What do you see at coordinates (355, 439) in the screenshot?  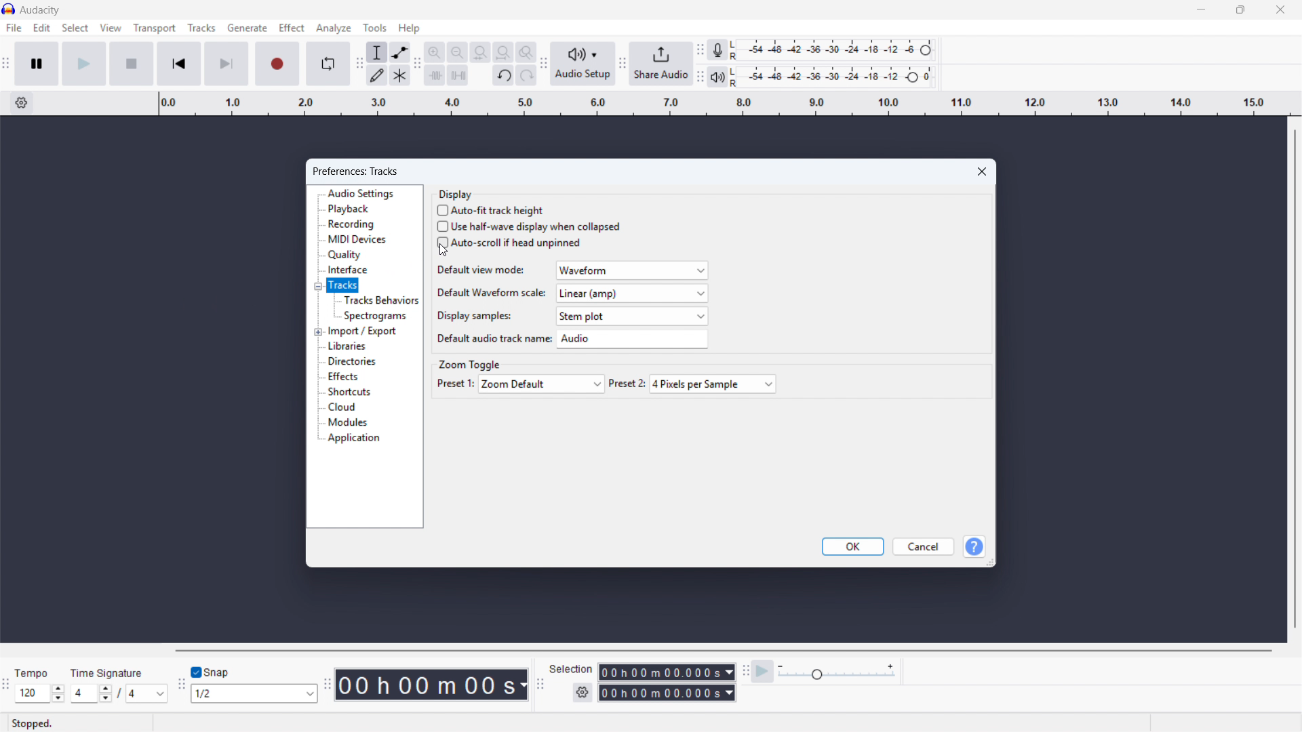 I see `application` at bounding box center [355, 439].